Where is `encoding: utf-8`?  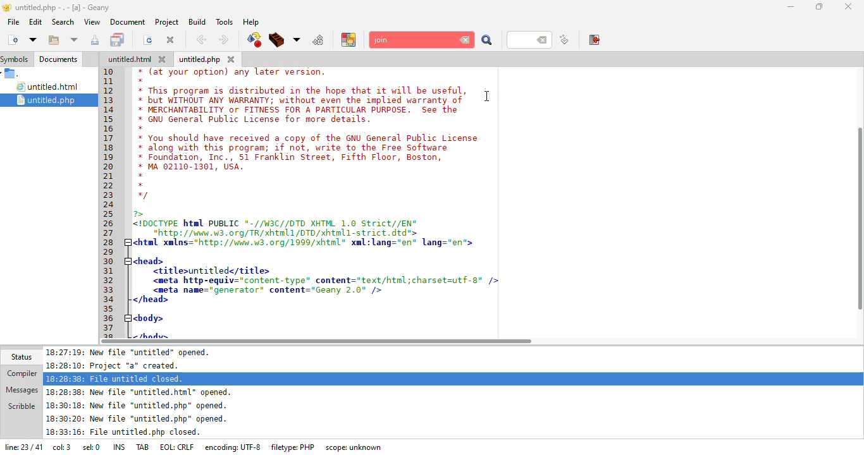 encoding: utf-8 is located at coordinates (235, 447).